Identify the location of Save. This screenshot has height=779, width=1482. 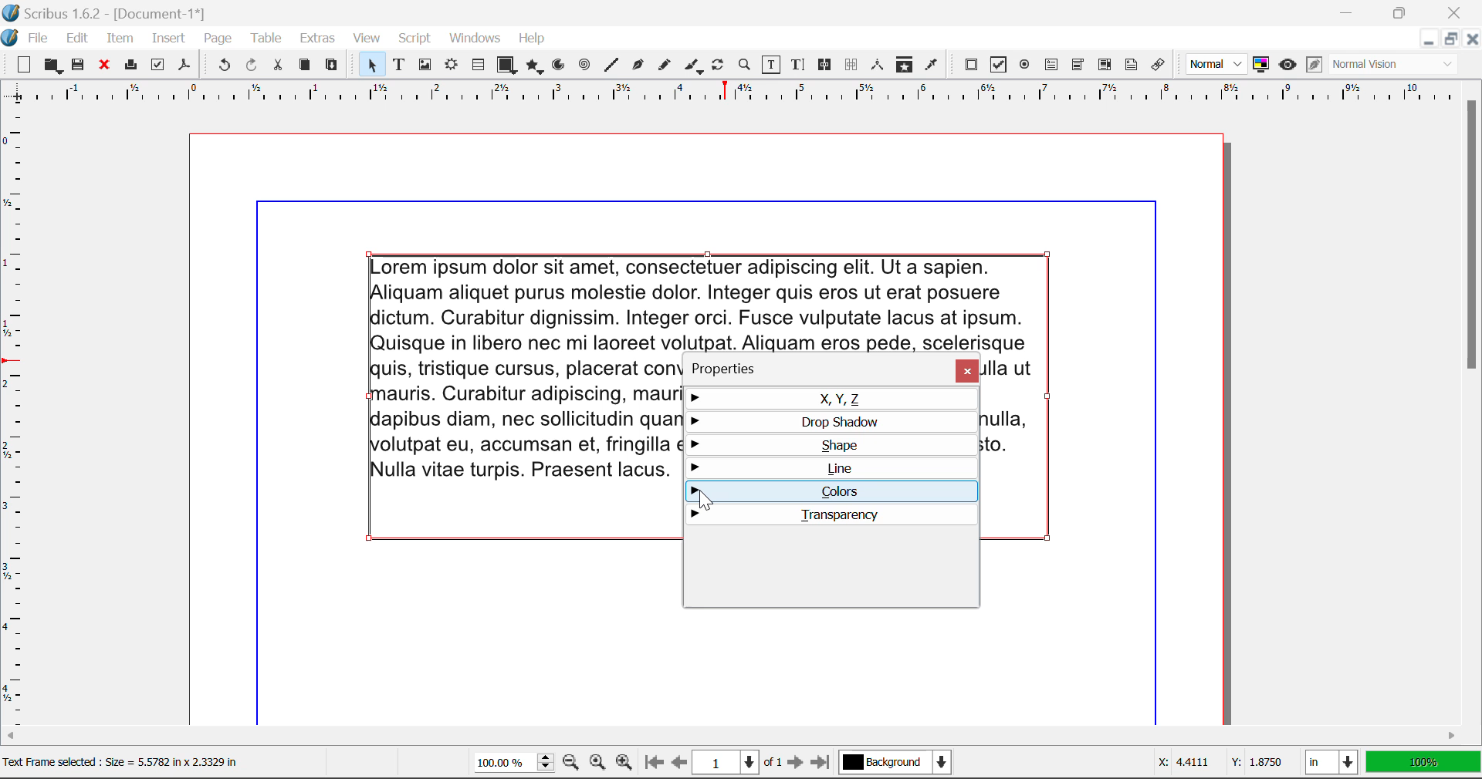
(80, 66).